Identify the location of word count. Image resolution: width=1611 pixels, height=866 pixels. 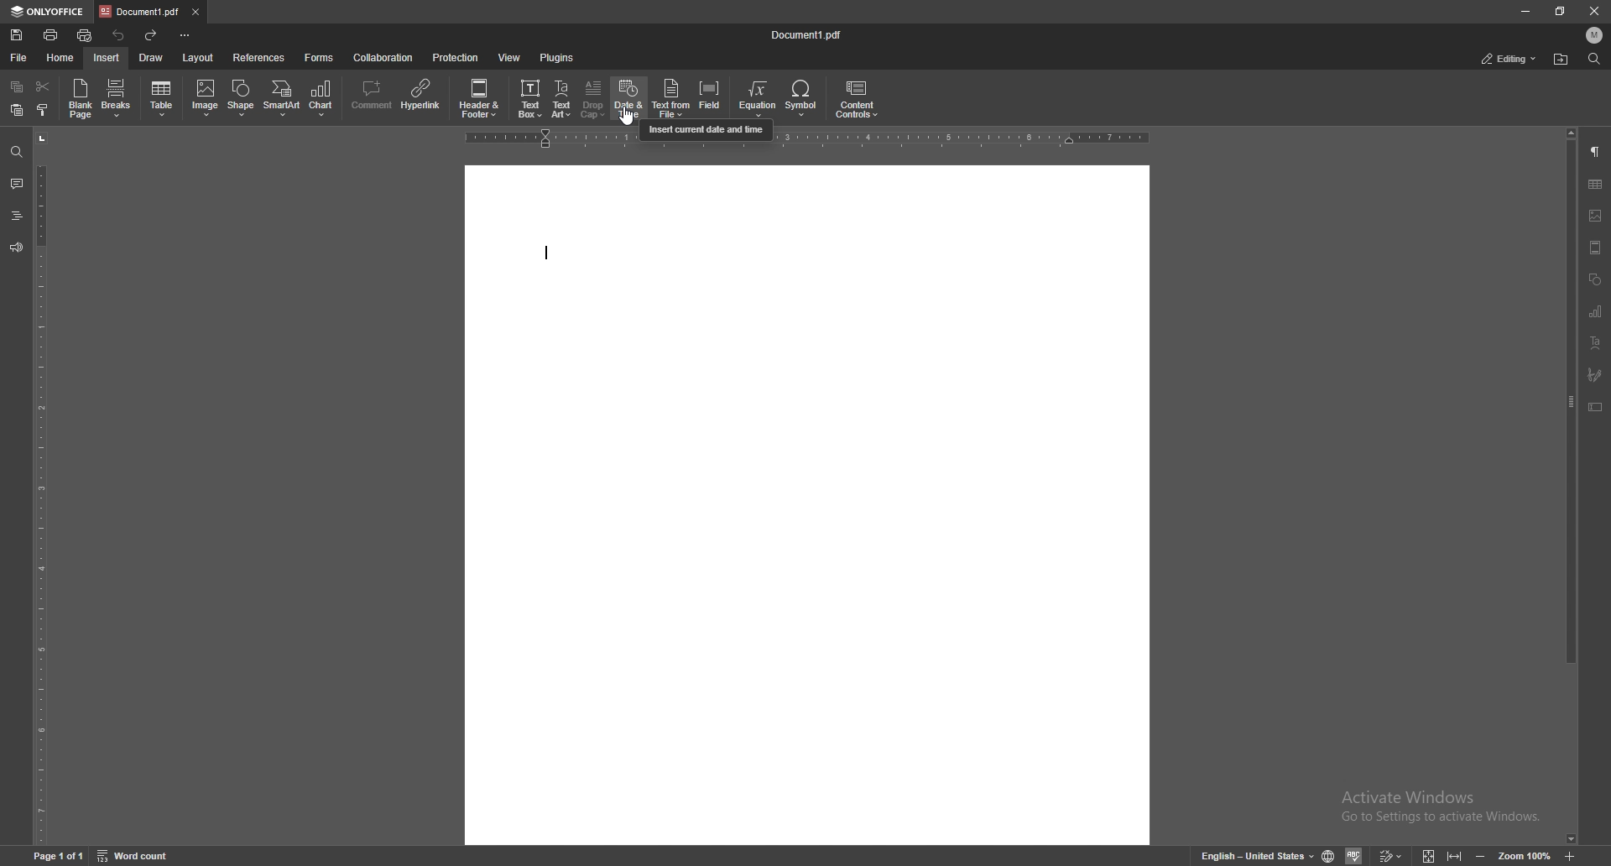
(135, 856).